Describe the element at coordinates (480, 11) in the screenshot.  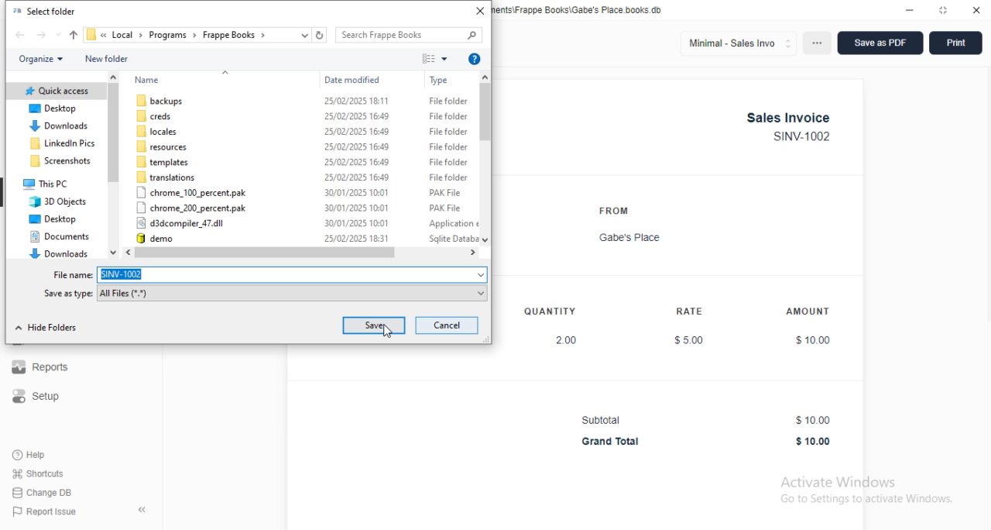
I see `close` at that location.